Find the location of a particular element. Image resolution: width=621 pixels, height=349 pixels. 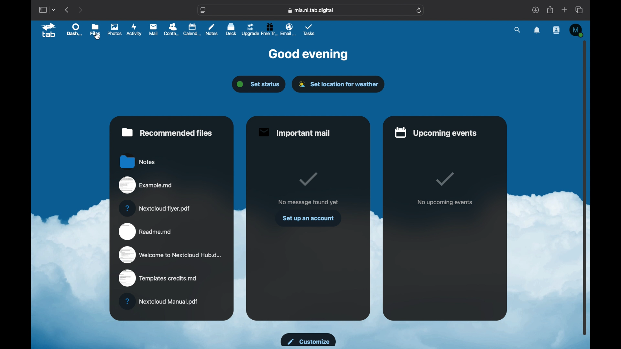

tab group picker is located at coordinates (54, 10).